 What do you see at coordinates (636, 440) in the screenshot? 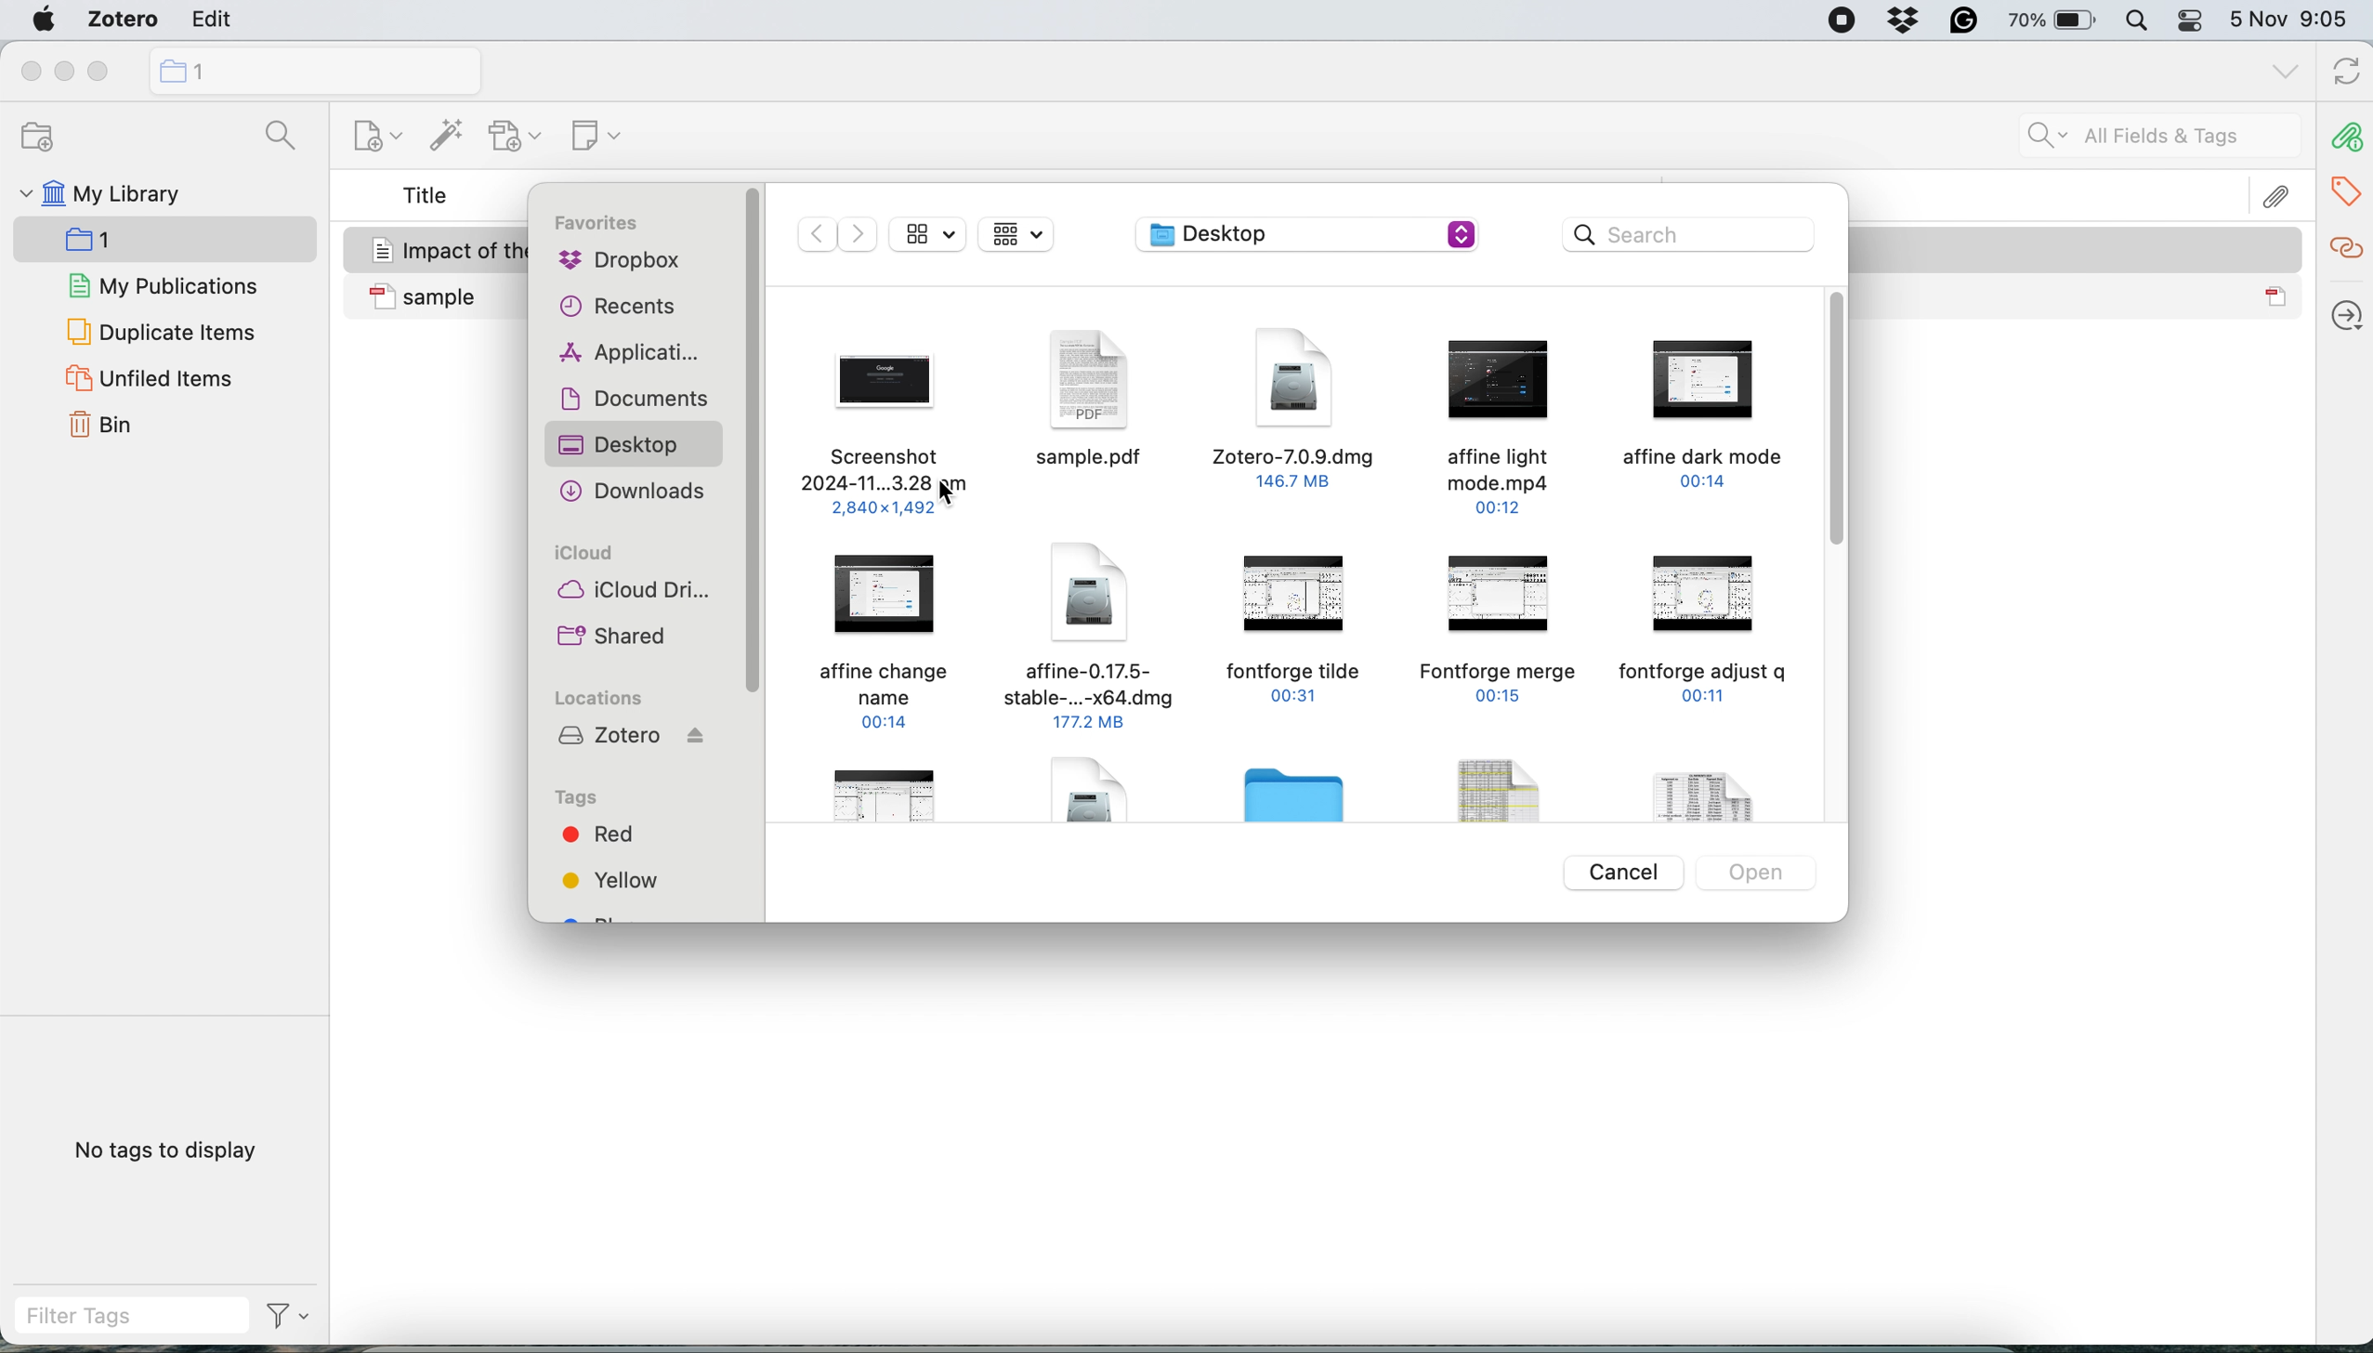
I see `desktop` at bounding box center [636, 440].